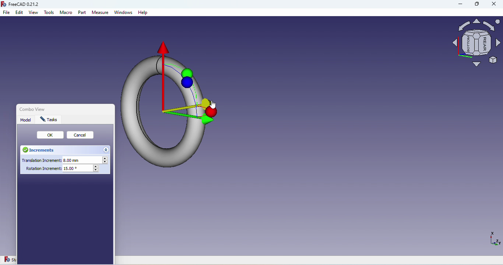  What do you see at coordinates (476, 45) in the screenshot?
I see `Navigation square` at bounding box center [476, 45].